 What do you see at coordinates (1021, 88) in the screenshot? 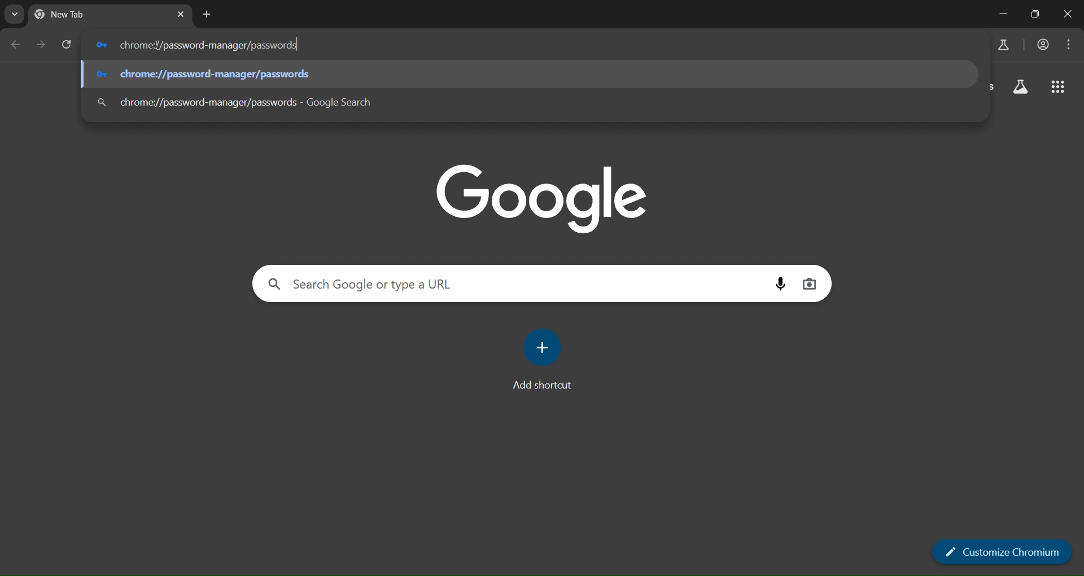
I see `search labs` at bounding box center [1021, 88].